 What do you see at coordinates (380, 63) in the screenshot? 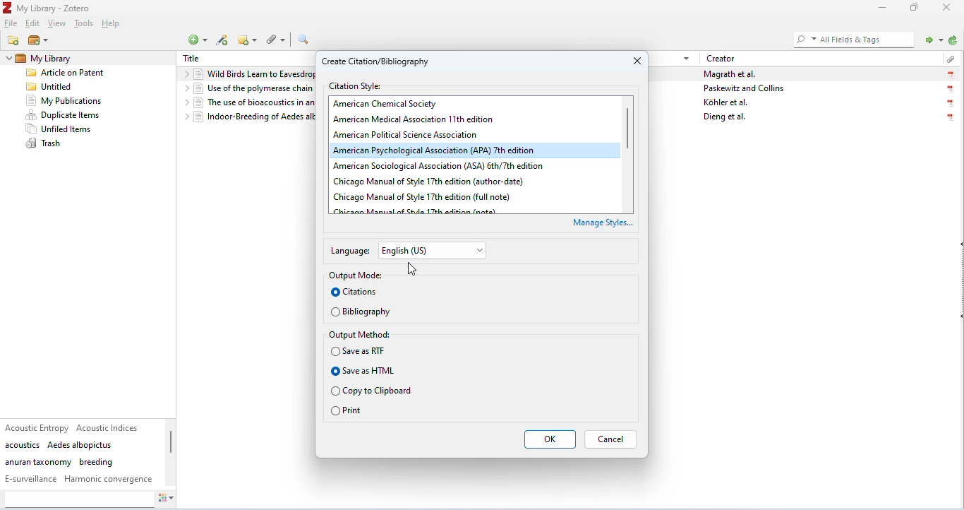
I see `create citation/ bibliography` at bounding box center [380, 63].